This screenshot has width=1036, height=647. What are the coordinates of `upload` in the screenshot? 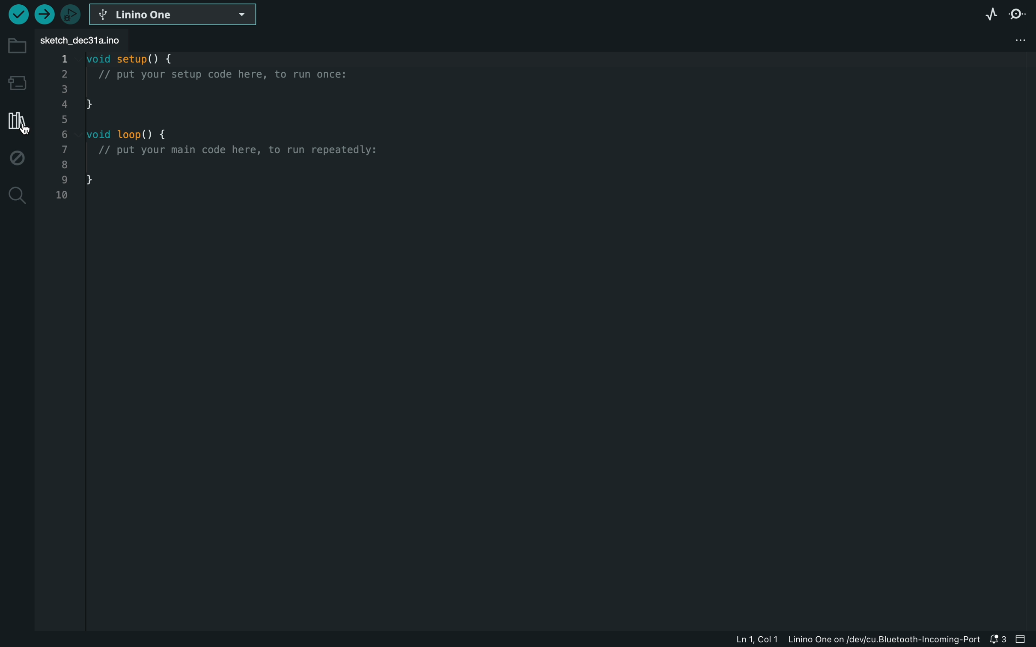 It's located at (45, 14).